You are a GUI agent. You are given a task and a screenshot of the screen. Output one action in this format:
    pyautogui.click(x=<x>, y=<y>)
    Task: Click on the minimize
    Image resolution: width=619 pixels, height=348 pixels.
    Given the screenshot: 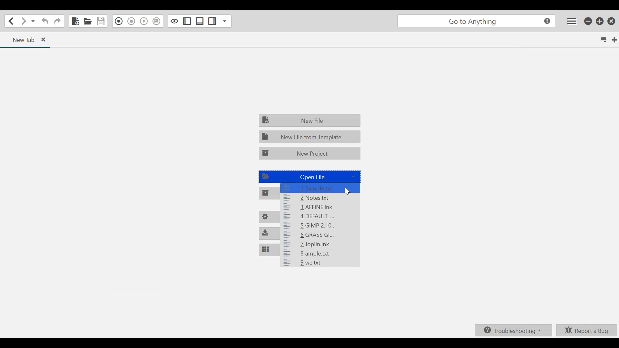 What is the action you would take?
    pyautogui.click(x=587, y=21)
    